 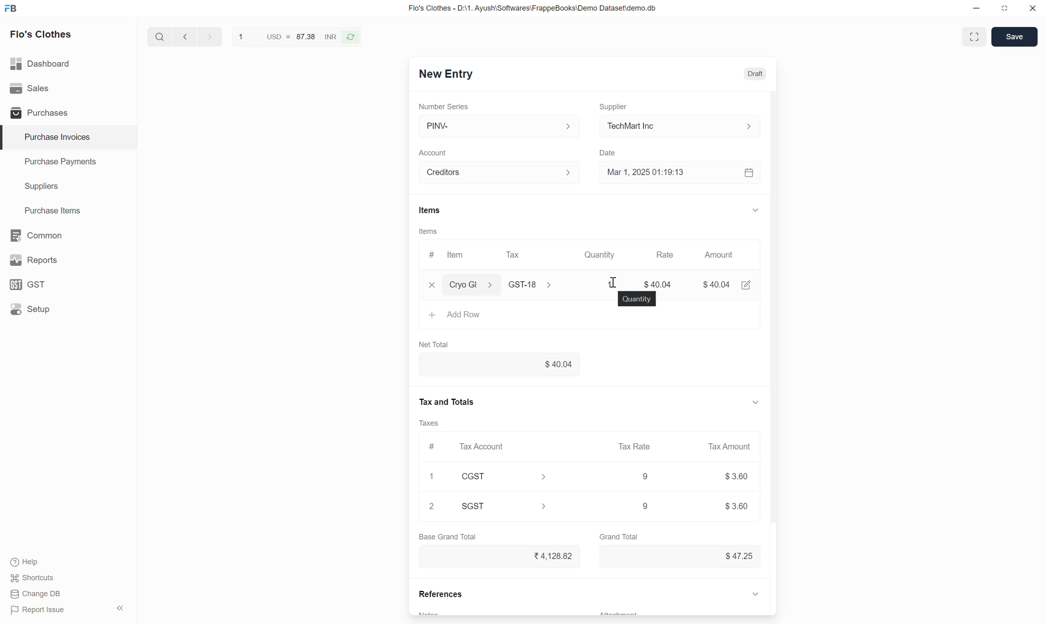 What do you see at coordinates (428, 231) in the screenshot?
I see `Items` at bounding box center [428, 231].